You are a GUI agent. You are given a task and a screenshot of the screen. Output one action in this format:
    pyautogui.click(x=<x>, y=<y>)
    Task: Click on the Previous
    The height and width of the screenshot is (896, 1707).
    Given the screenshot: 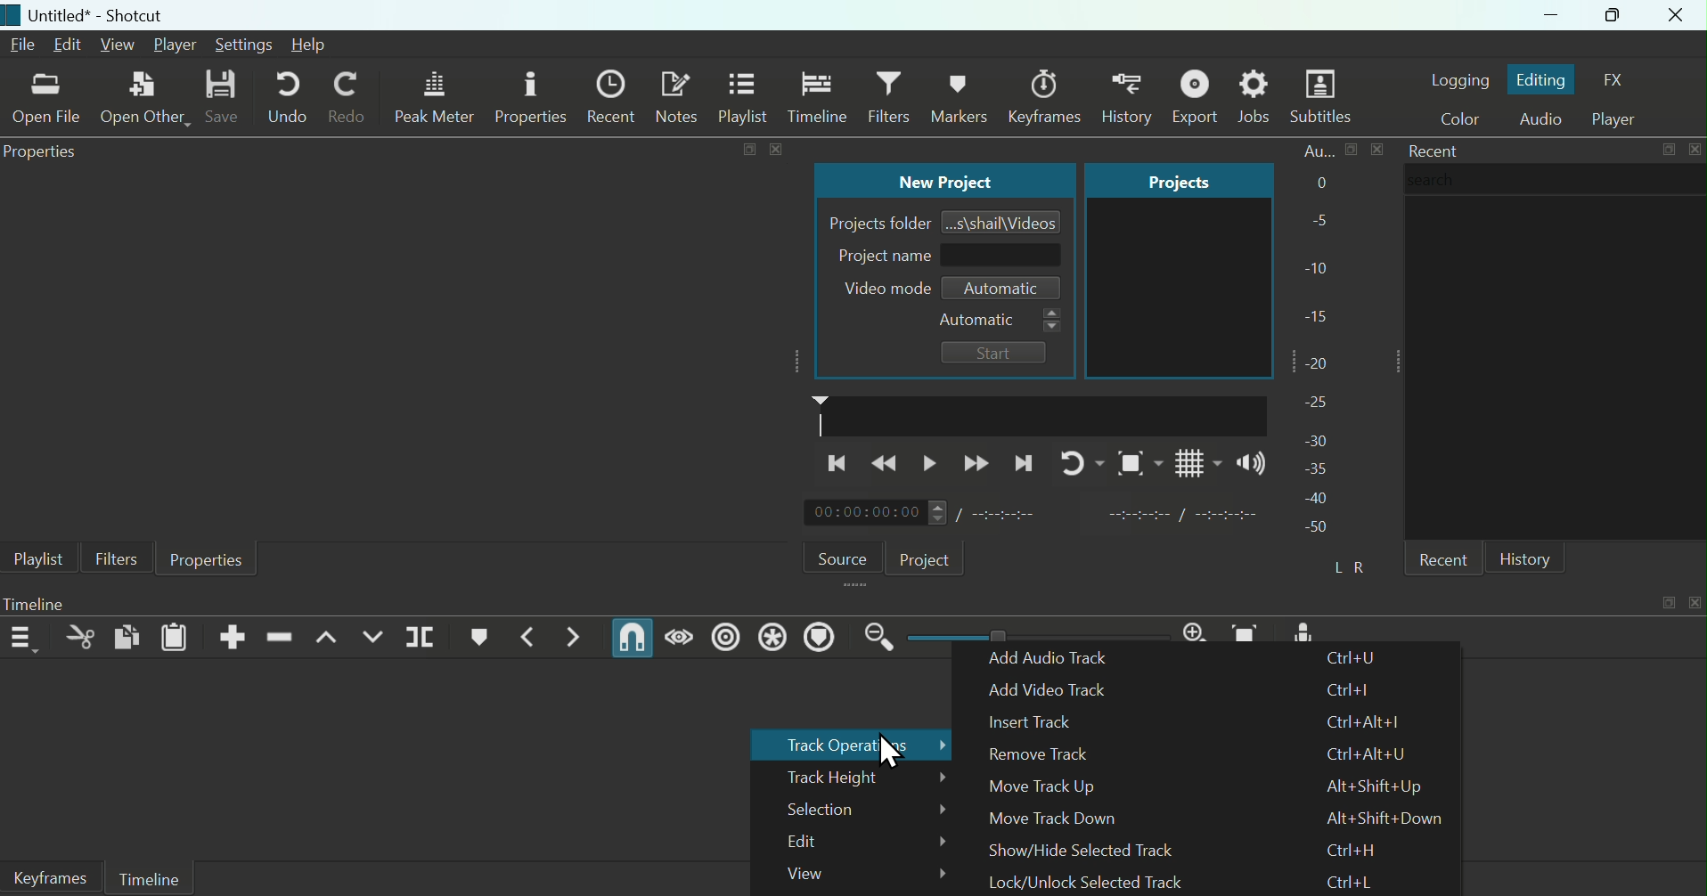 What is the action you would take?
    pyautogui.click(x=837, y=465)
    